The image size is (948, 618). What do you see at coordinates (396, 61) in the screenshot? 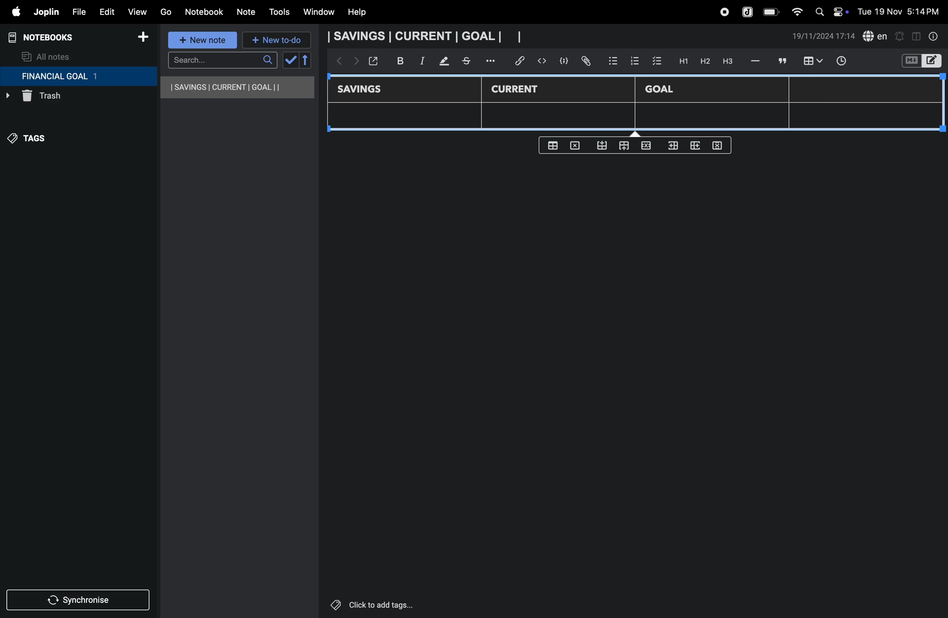
I see `bold` at bounding box center [396, 61].